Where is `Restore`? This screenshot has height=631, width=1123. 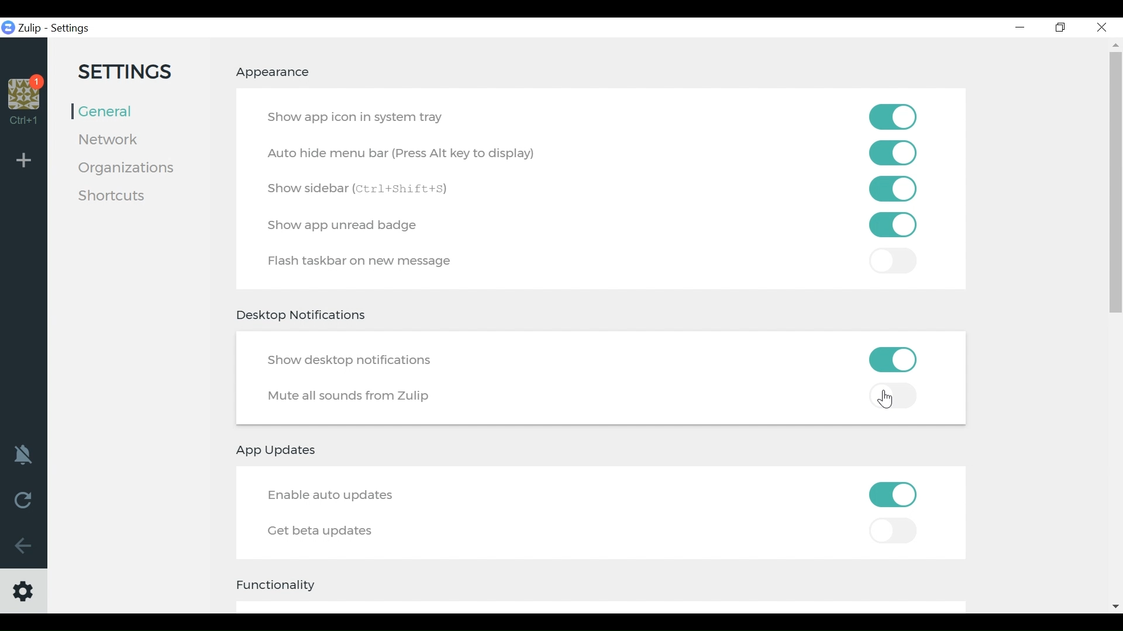 Restore is located at coordinates (1061, 28).